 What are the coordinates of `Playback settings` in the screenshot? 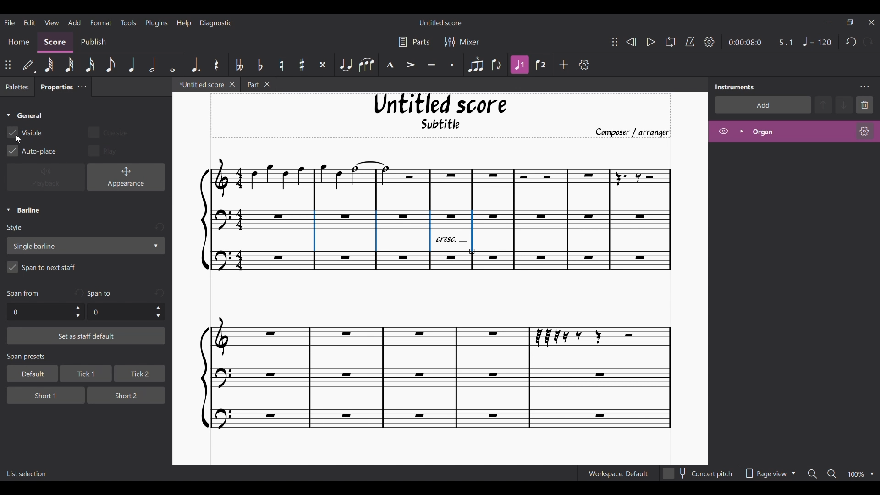 It's located at (709, 42).